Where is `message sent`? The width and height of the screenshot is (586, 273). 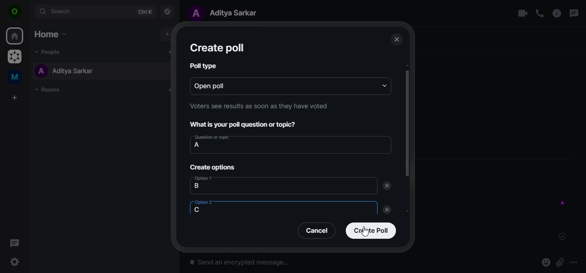
message sent is located at coordinates (563, 236).